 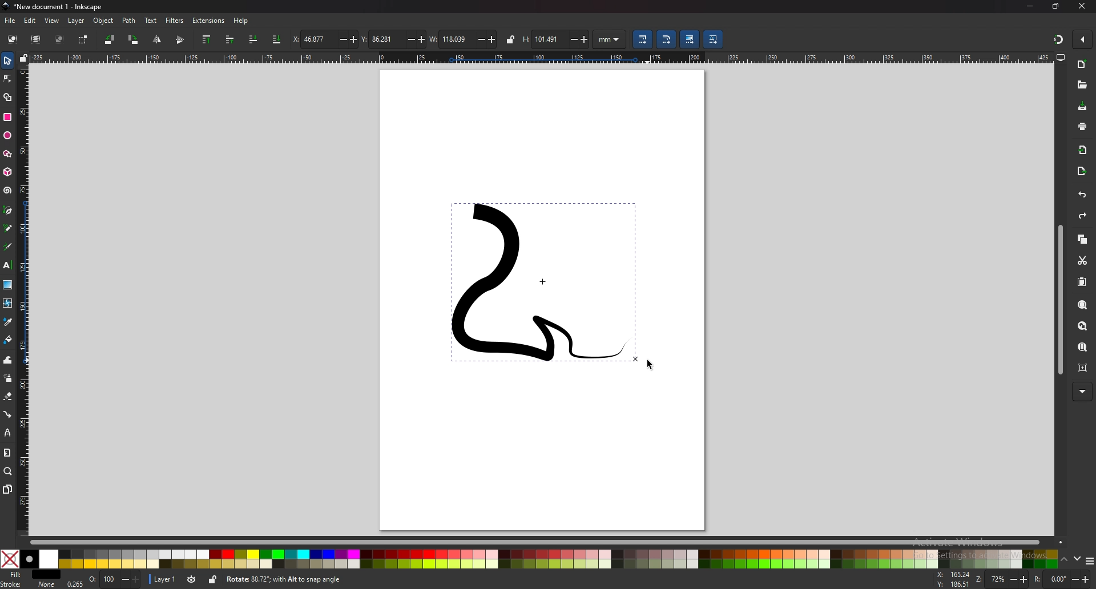 What do you see at coordinates (1083, 38) in the screenshot?
I see `enable snapping` at bounding box center [1083, 38].